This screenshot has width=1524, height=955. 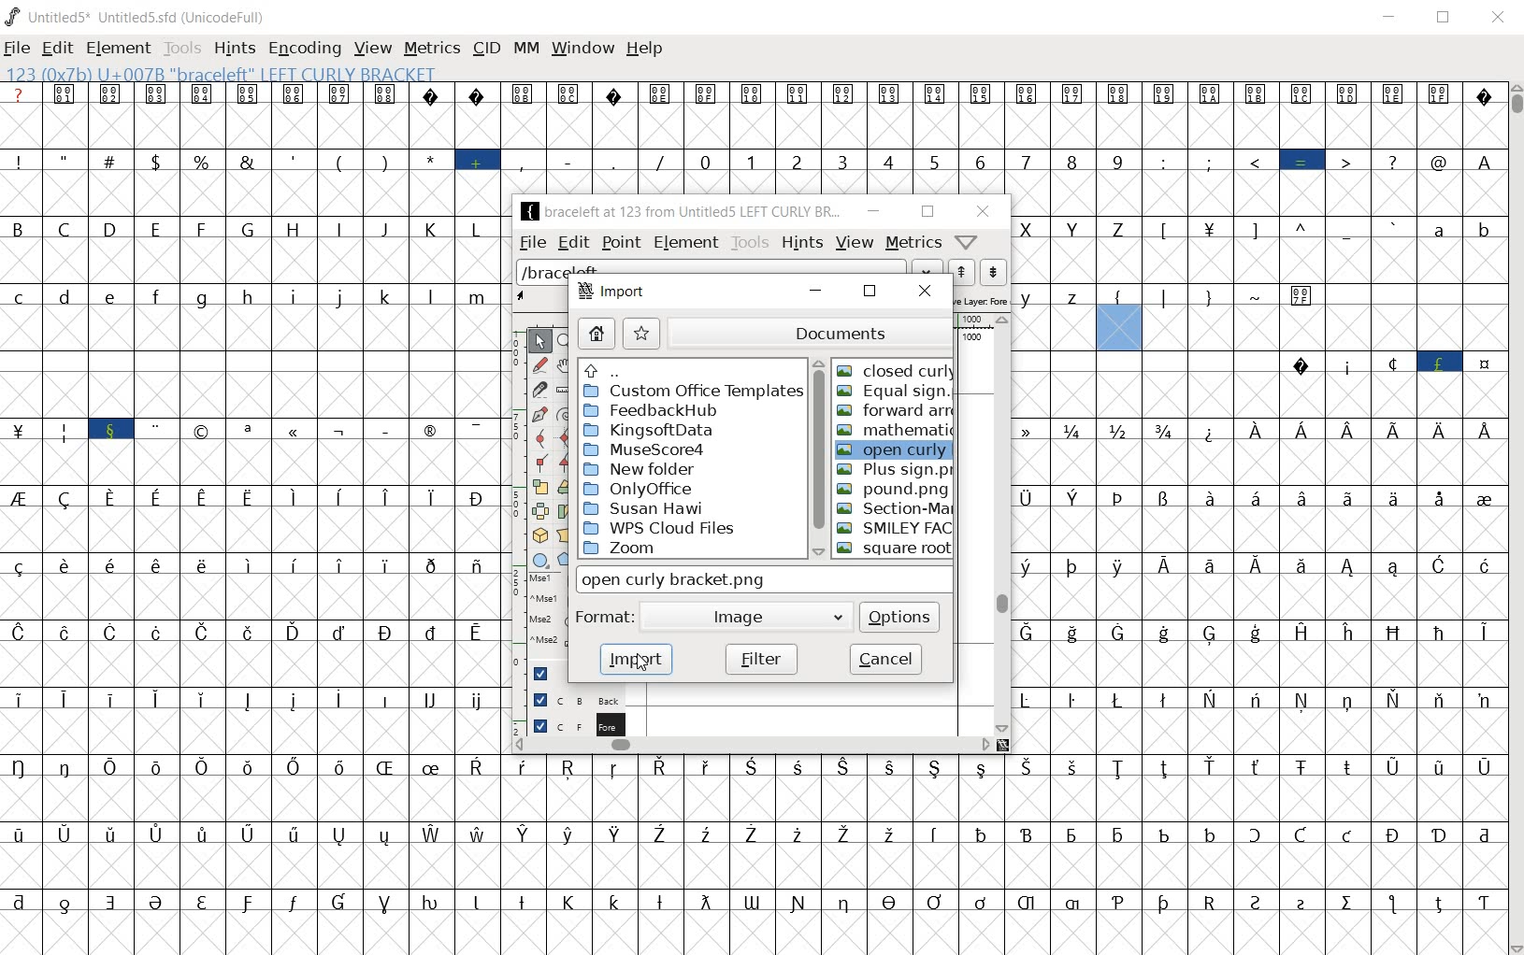 What do you see at coordinates (642, 335) in the screenshot?
I see `star` at bounding box center [642, 335].